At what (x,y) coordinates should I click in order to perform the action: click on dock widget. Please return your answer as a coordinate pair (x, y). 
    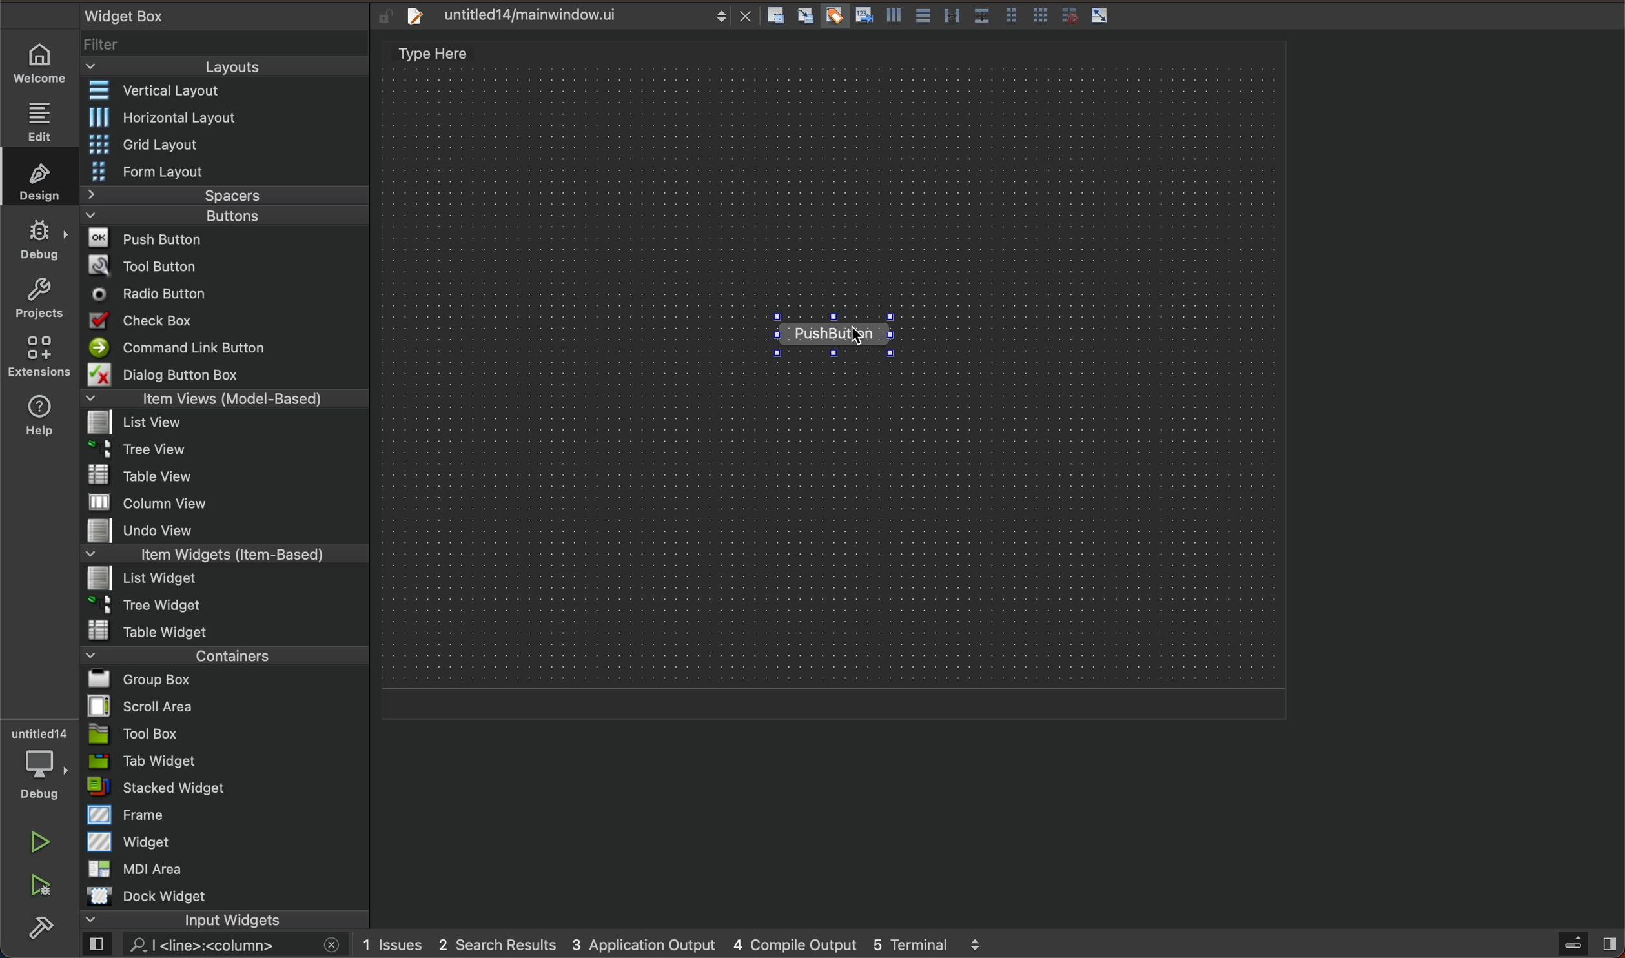
    Looking at the image, I should click on (223, 897).